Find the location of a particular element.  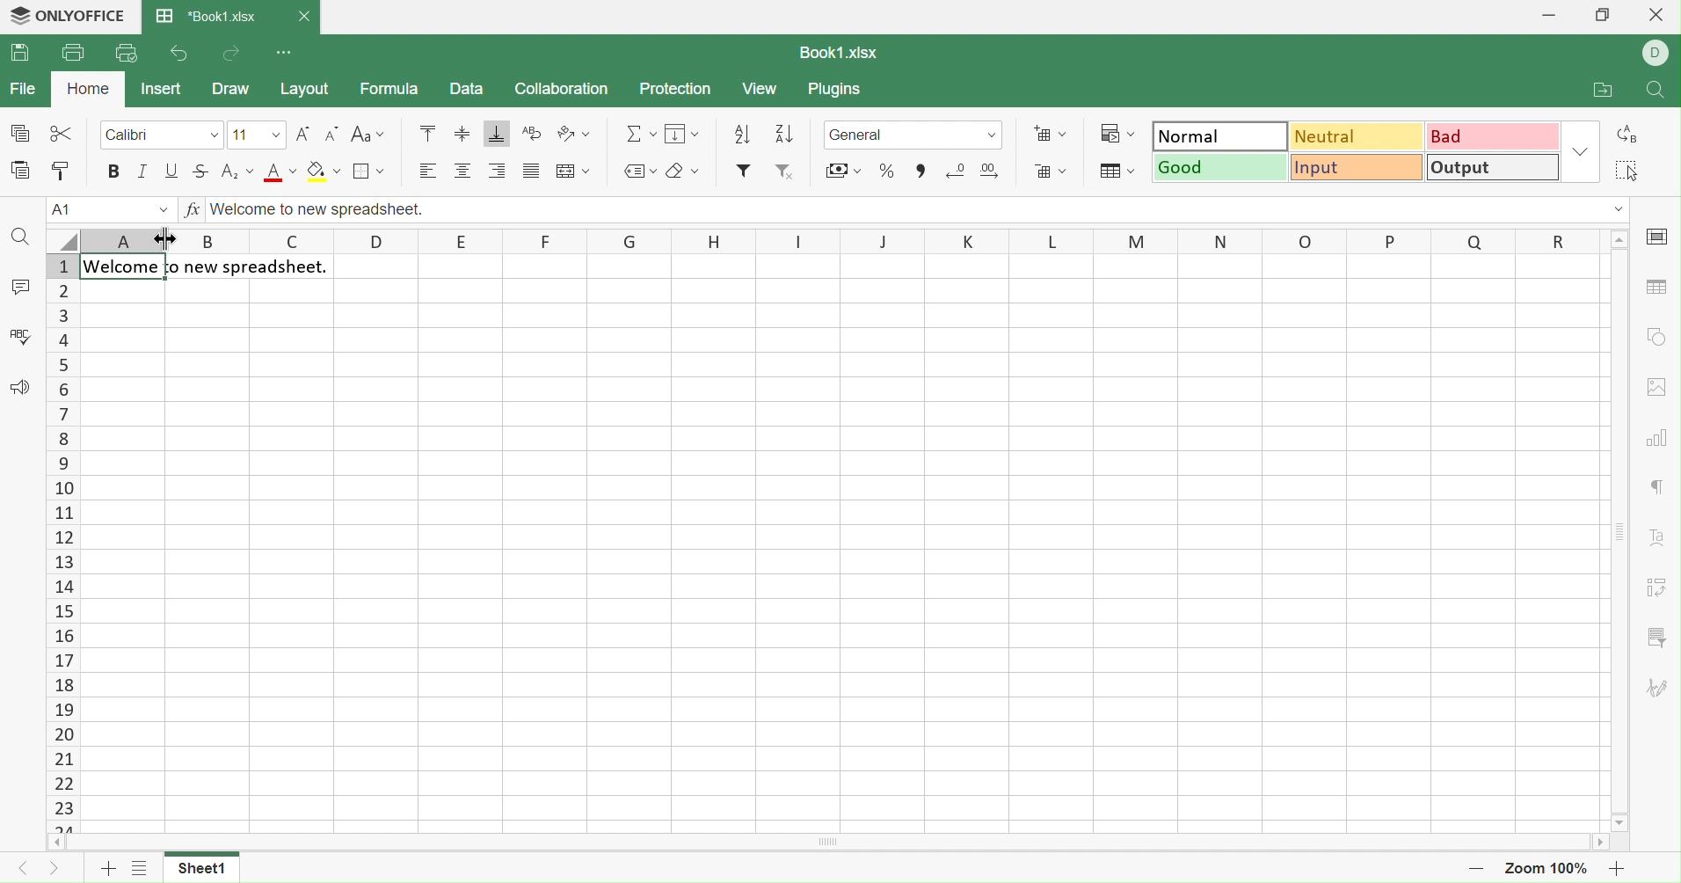

Find is located at coordinates (1657, 92).